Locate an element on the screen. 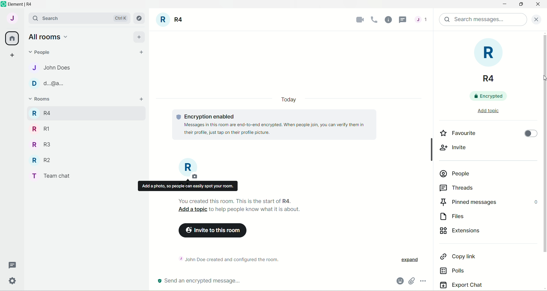 The image size is (547, 291). logo is located at coordinates (3, 4).